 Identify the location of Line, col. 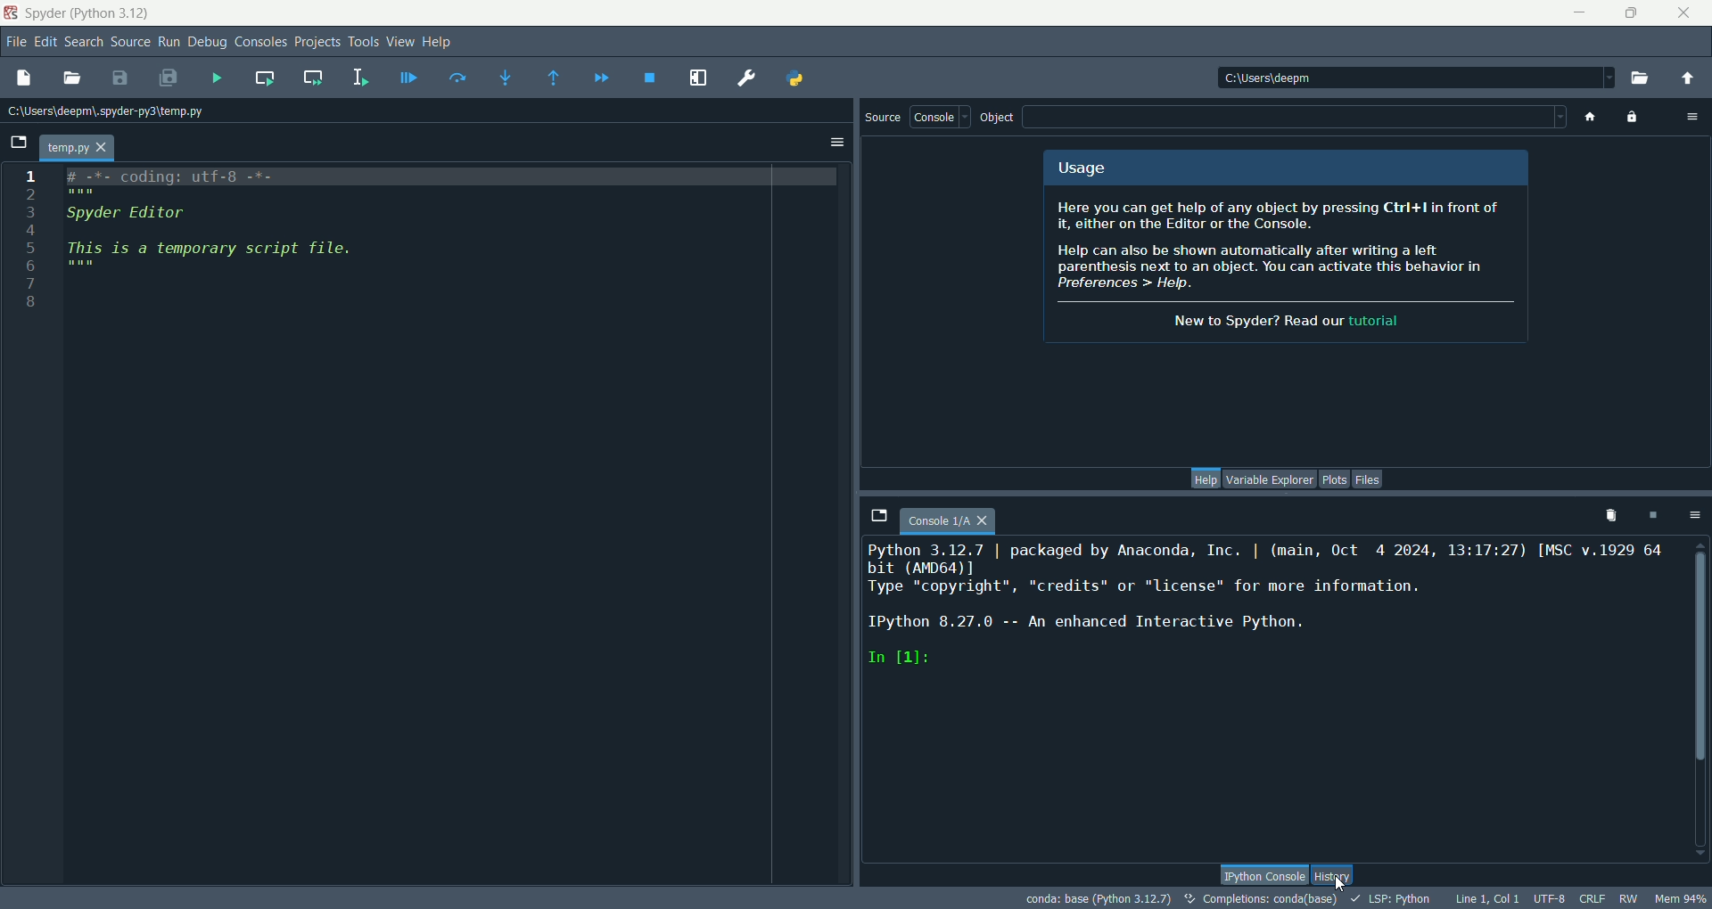
(1486, 897).